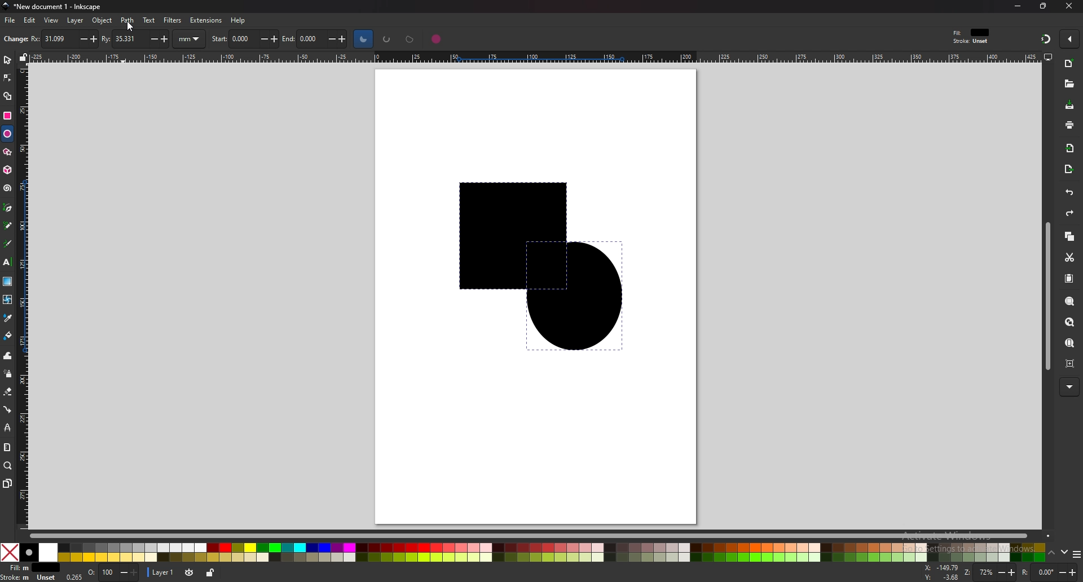  Describe the element at coordinates (8, 391) in the screenshot. I see `eraser` at that location.